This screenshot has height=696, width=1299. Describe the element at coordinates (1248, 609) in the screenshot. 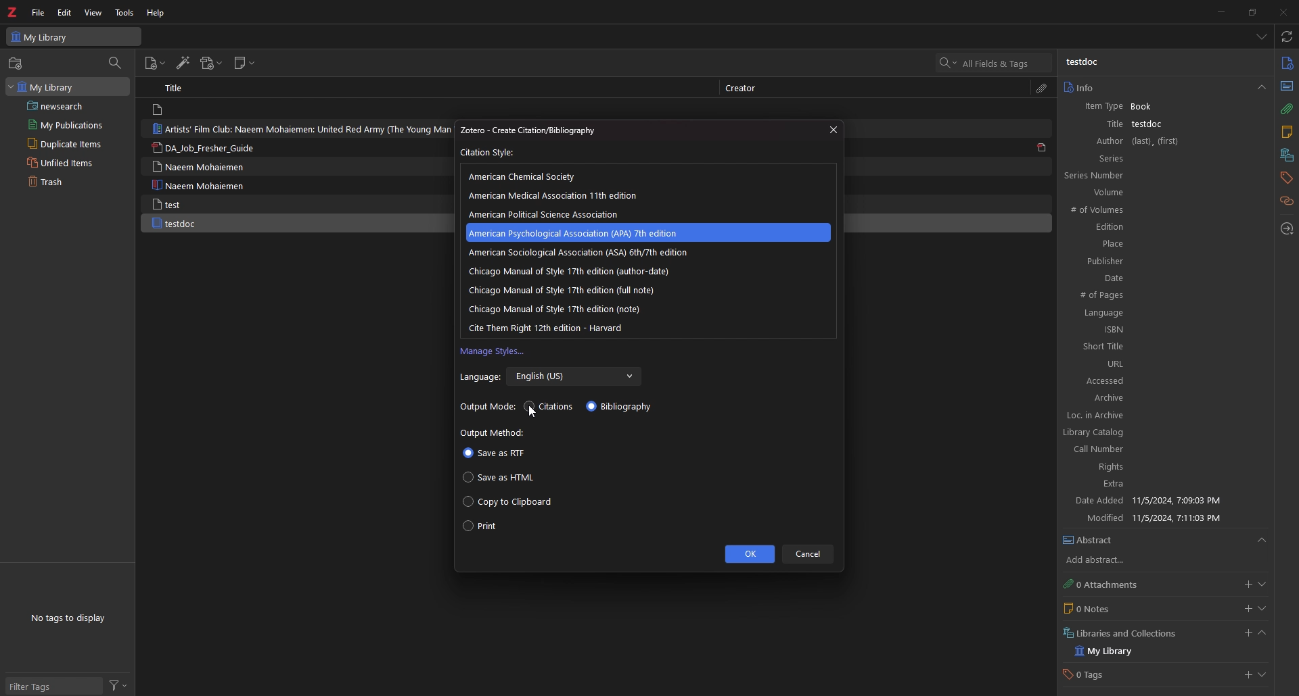

I see `add notes` at that location.